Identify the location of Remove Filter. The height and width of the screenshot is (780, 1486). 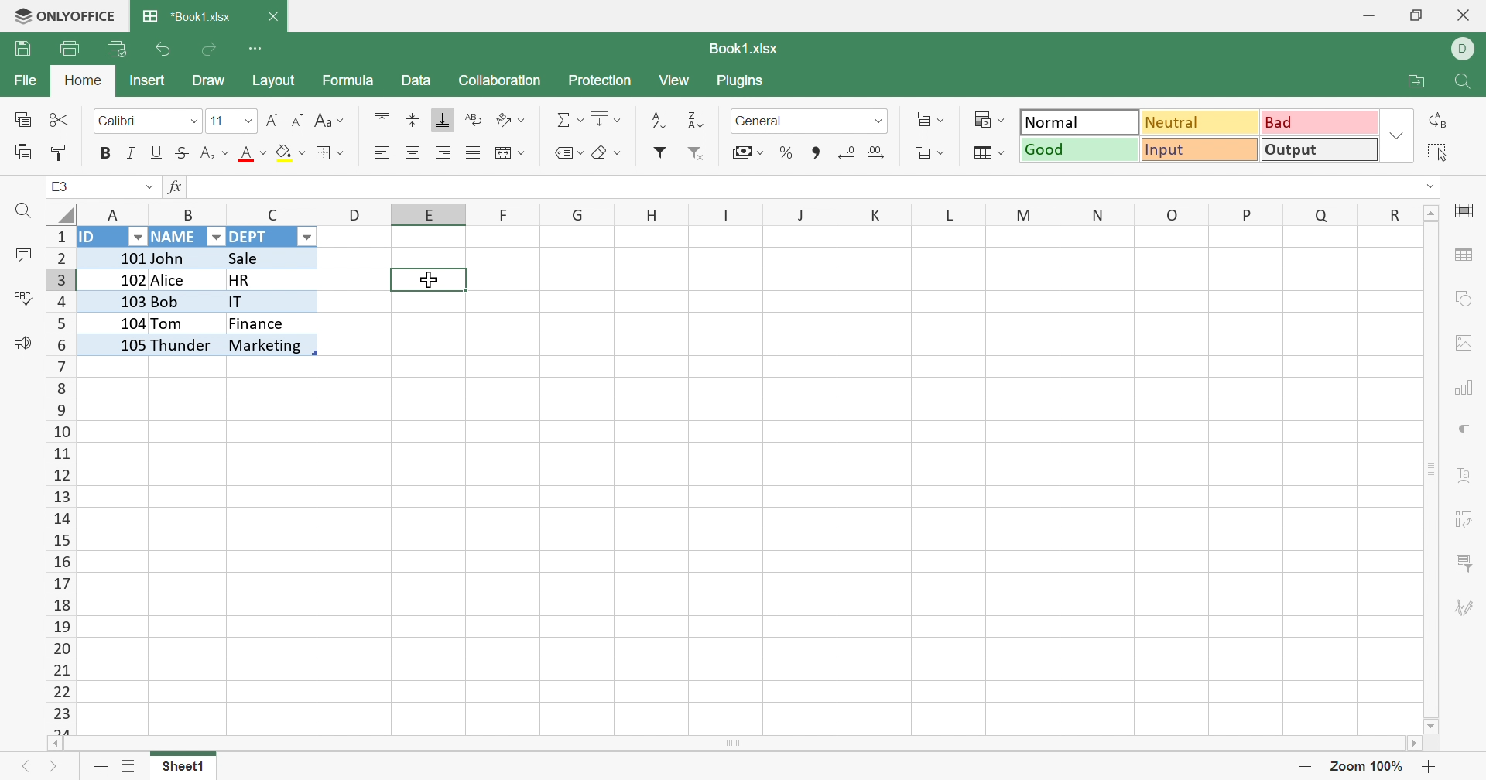
(695, 152).